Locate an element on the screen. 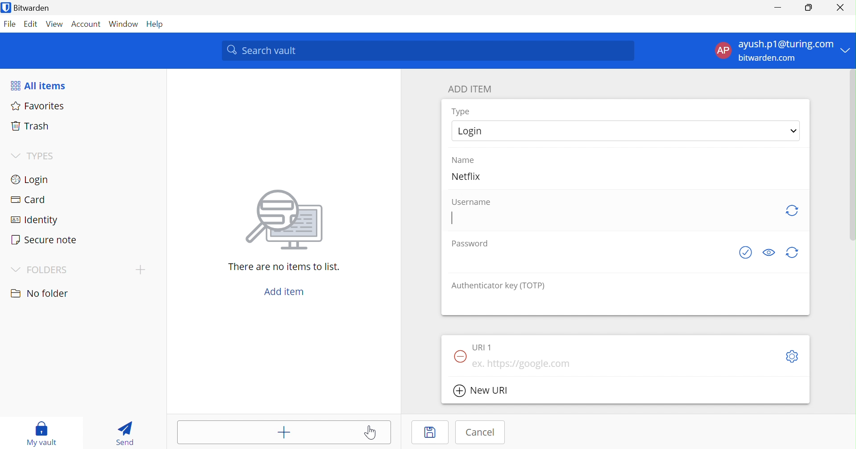  AP is located at coordinates (723, 50).